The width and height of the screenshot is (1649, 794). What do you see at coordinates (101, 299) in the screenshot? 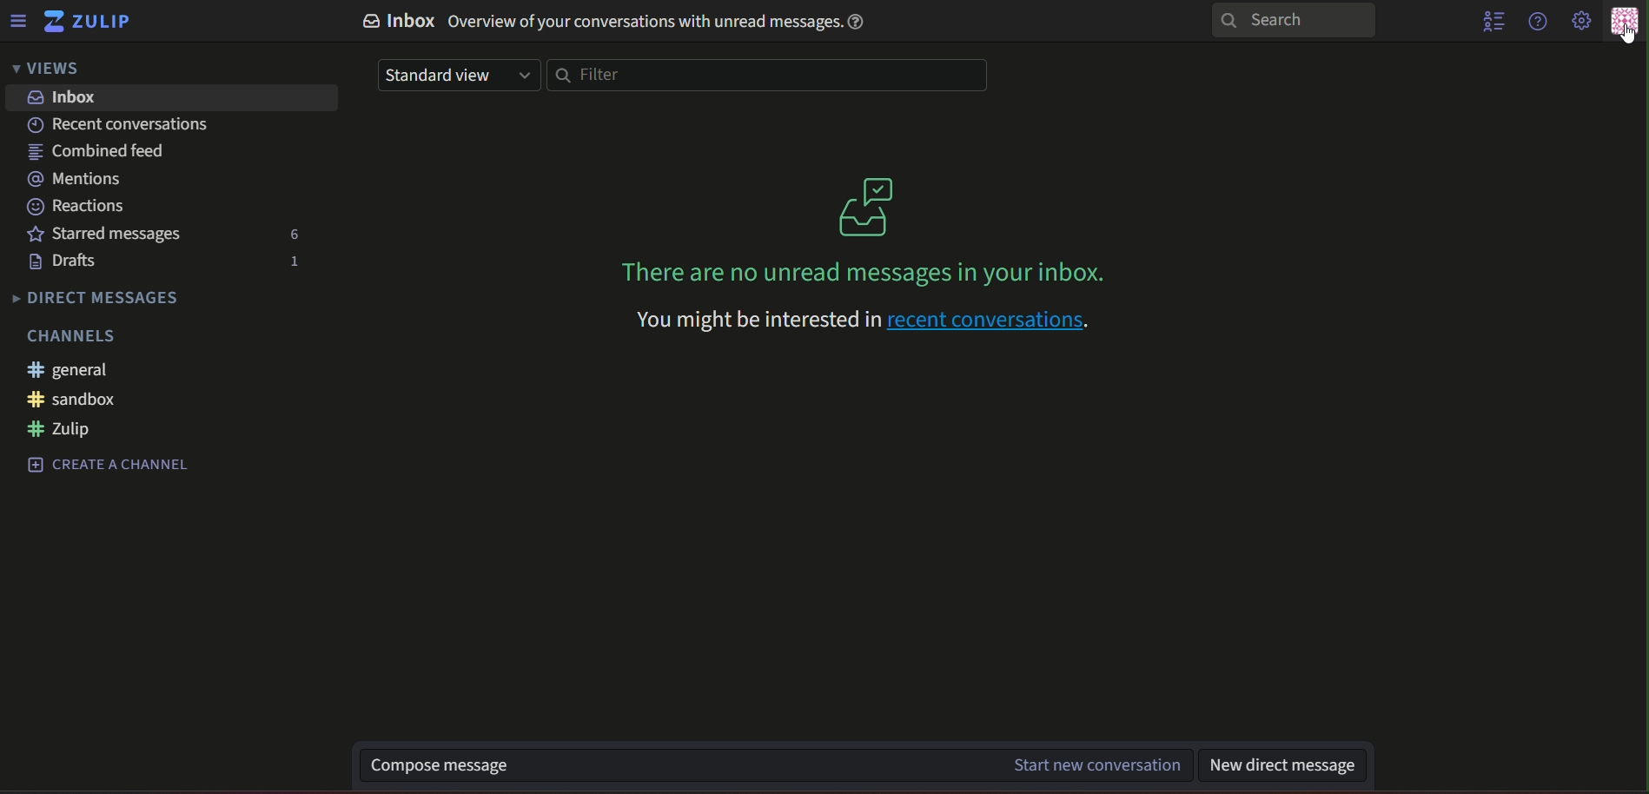
I see `DIRECT MESSAGES` at bounding box center [101, 299].